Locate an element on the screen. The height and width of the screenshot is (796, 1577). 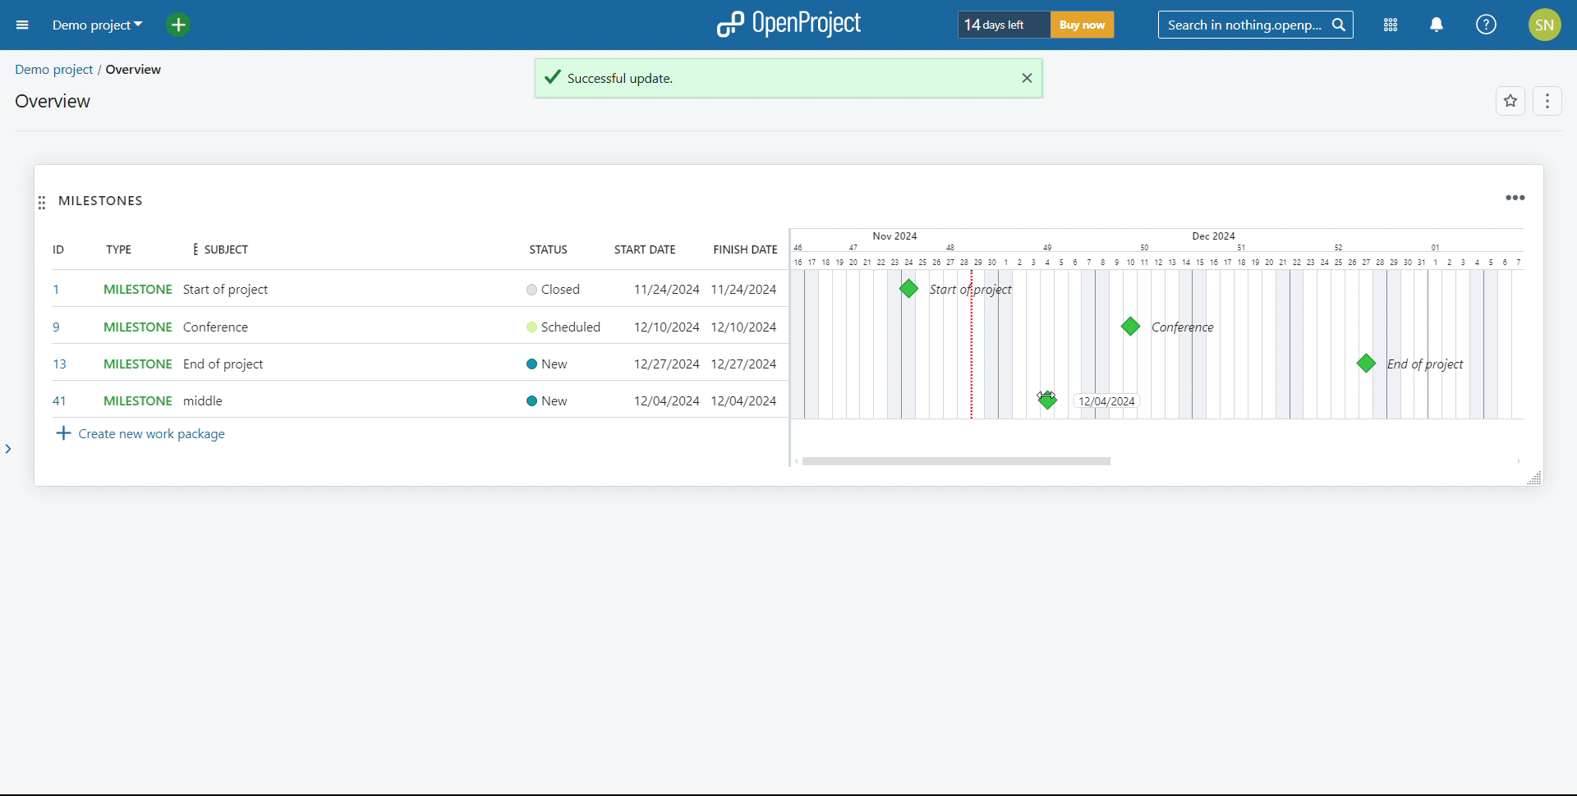
create new work package is located at coordinates (142, 435).